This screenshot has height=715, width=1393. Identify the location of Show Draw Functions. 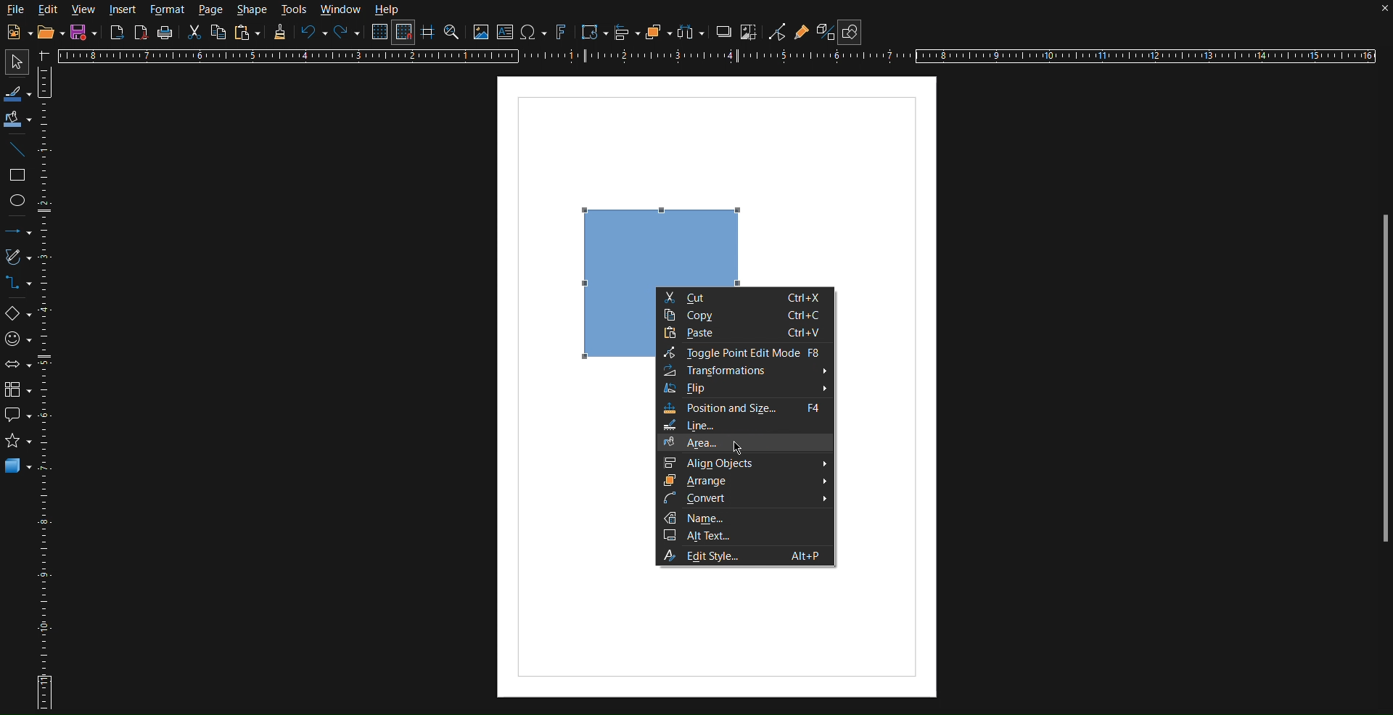
(852, 29).